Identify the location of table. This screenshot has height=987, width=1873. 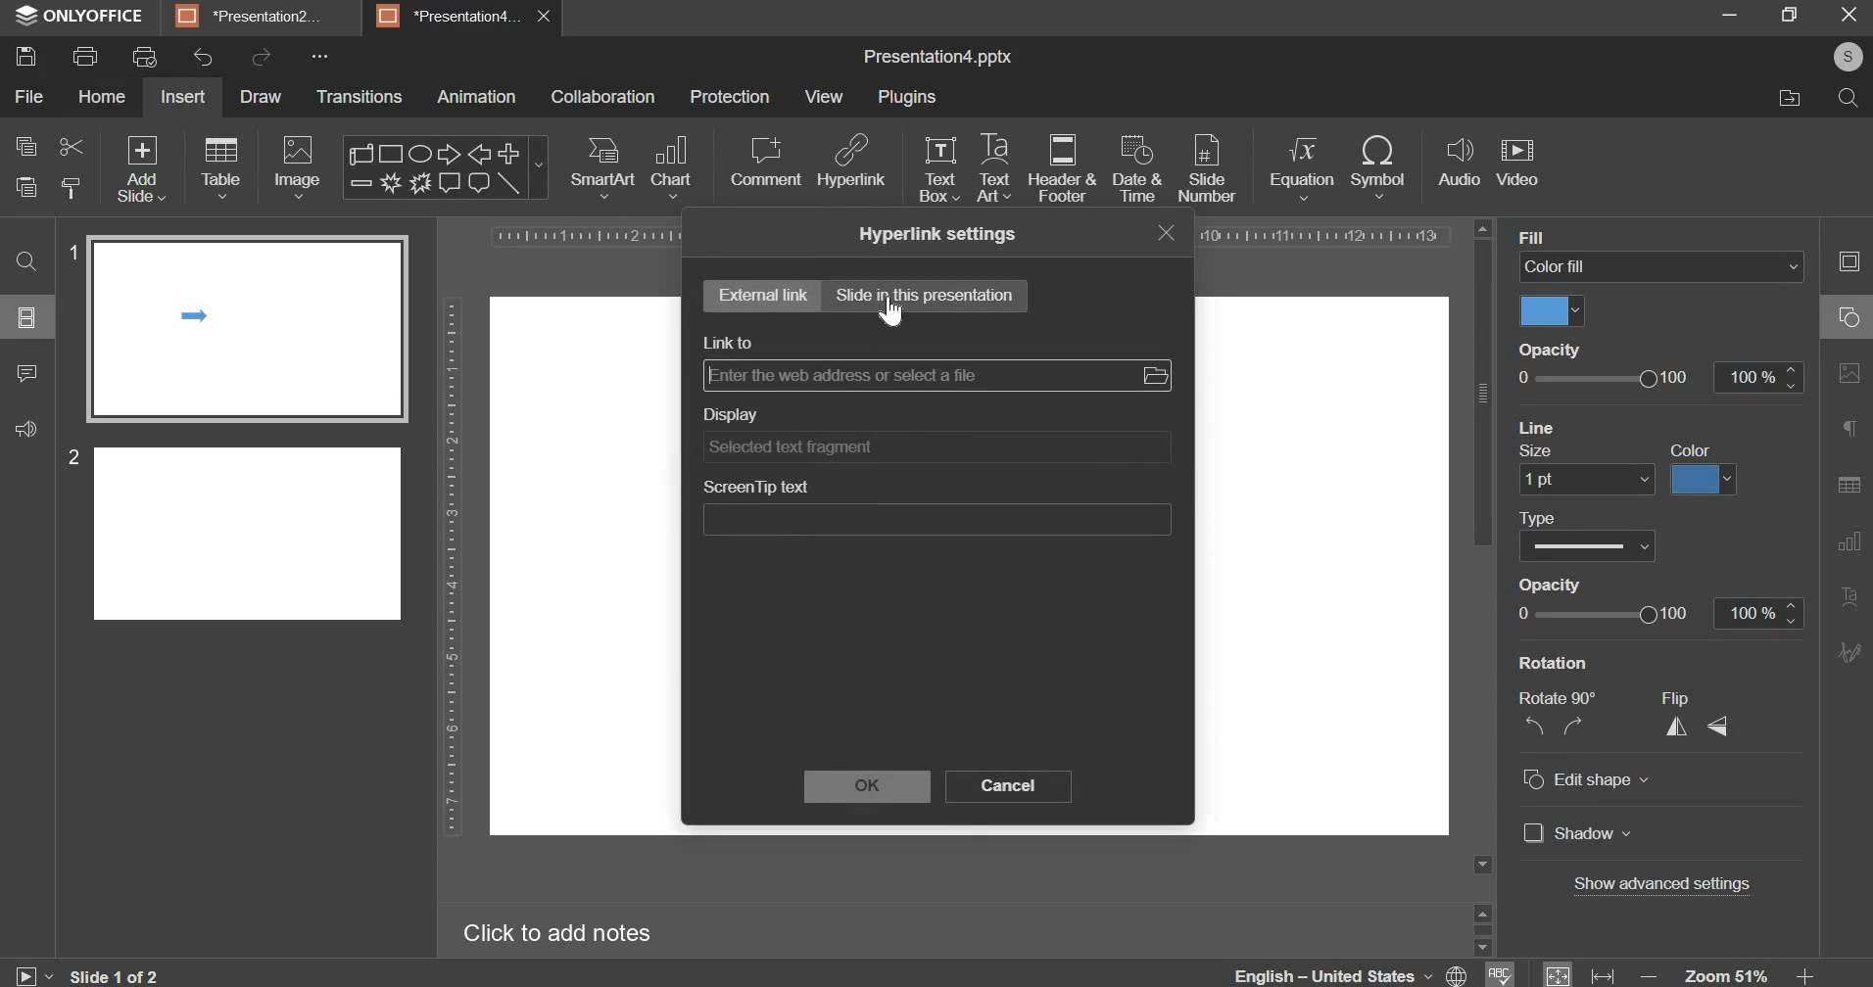
(221, 169).